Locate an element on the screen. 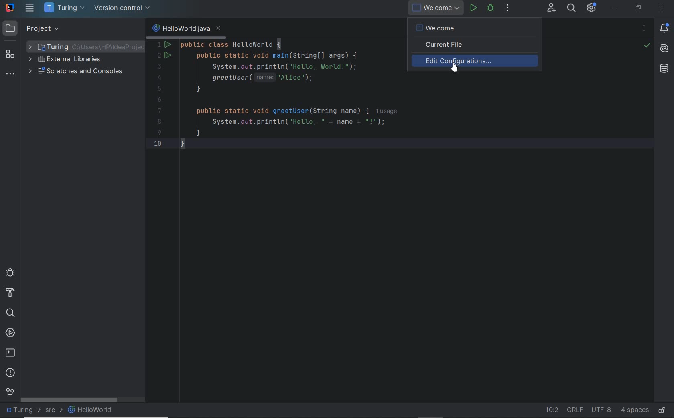  cursor is located at coordinates (454, 70).